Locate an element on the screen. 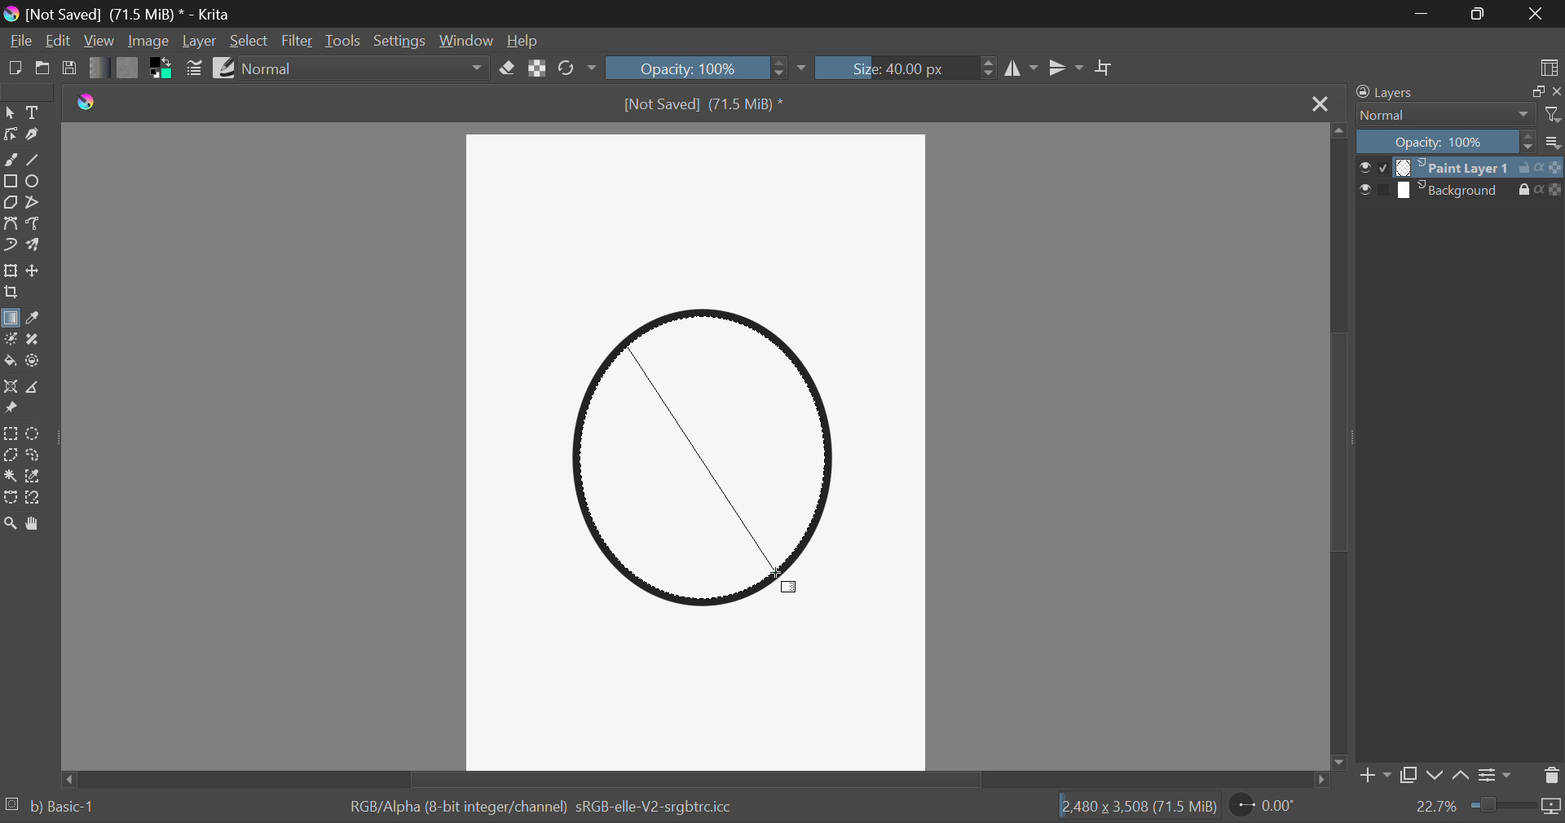 The height and width of the screenshot is (823, 1565). Line is located at coordinates (35, 161).